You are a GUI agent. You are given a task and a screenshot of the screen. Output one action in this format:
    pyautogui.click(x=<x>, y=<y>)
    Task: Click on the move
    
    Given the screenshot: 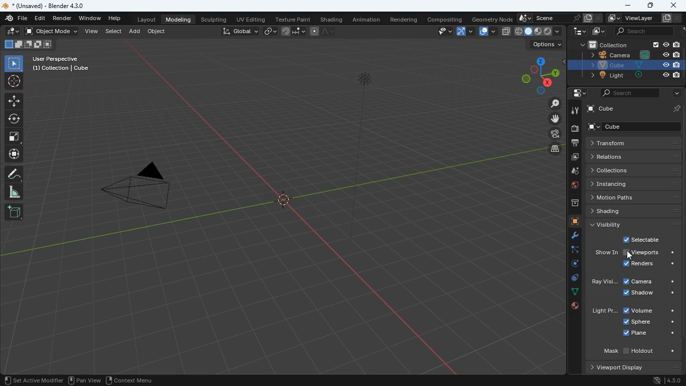 What is the action you would take?
    pyautogui.click(x=550, y=120)
    